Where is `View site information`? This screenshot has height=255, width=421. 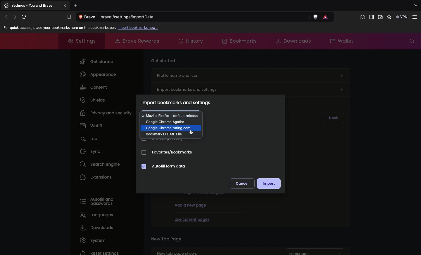 View site information is located at coordinates (88, 17).